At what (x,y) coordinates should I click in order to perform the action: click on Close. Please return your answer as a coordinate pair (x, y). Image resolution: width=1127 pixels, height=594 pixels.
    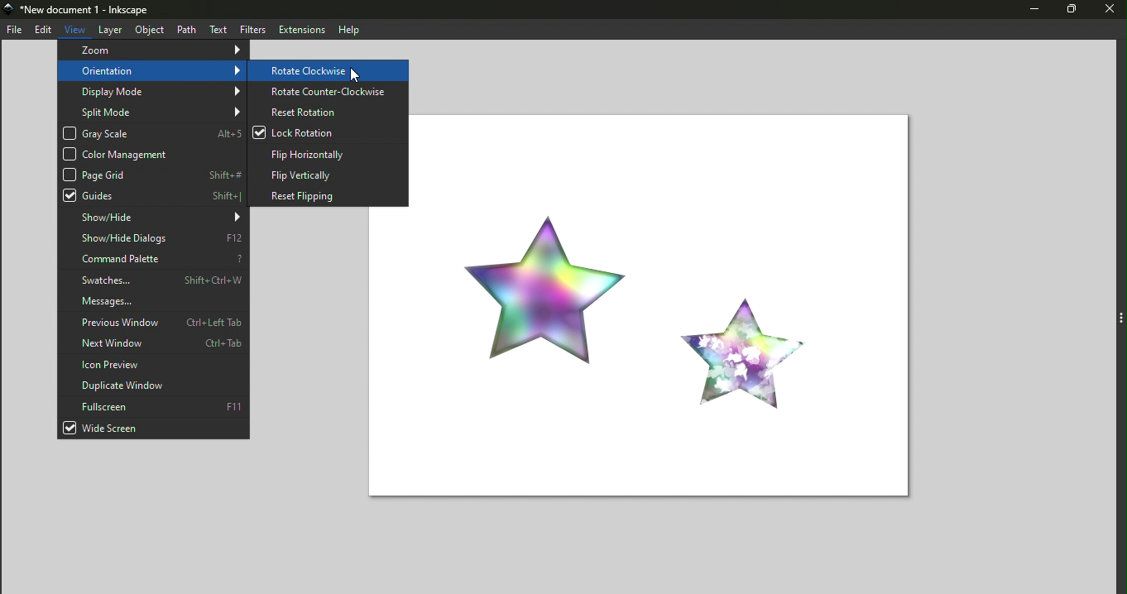
    Looking at the image, I should click on (1108, 11).